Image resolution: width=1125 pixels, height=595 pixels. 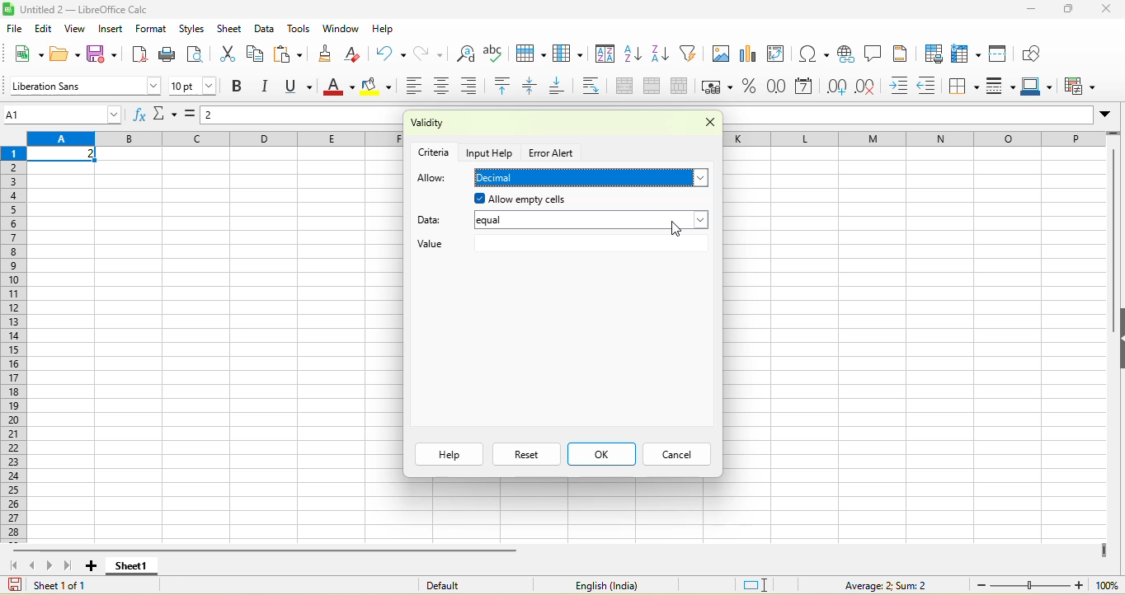 What do you see at coordinates (569, 199) in the screenshot?
I see `allow empty cells` at bounding box center [569, 199].